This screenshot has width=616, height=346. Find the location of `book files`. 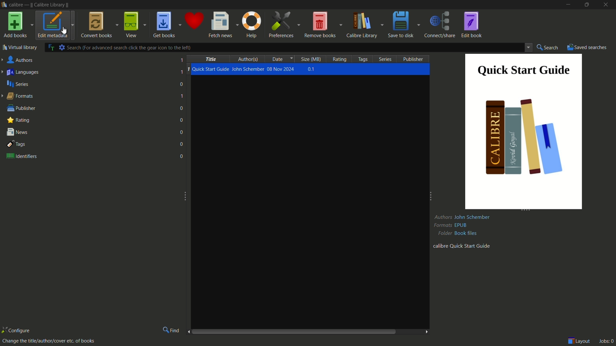

book files is located at coordinates (467, 233).